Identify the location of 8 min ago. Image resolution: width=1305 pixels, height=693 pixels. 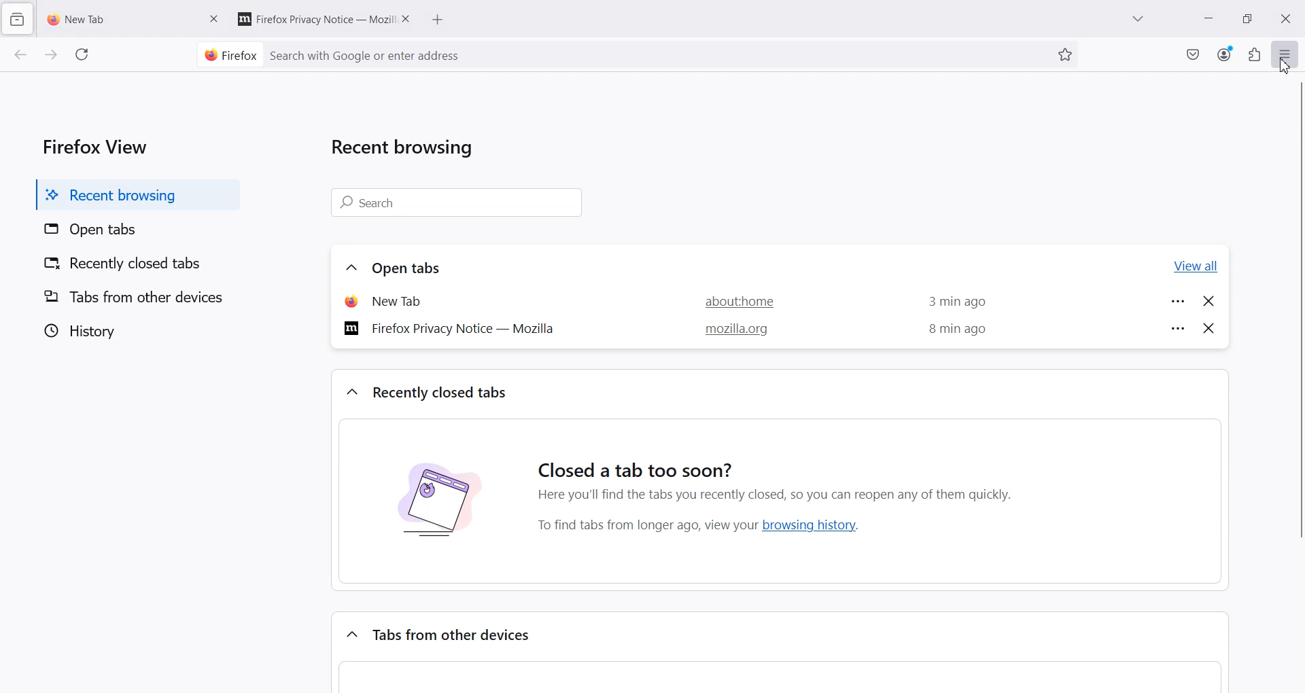
(957, 330).